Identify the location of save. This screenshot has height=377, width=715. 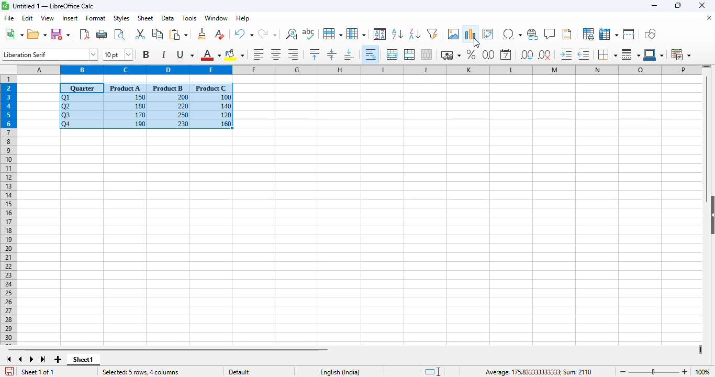
(60, 35).